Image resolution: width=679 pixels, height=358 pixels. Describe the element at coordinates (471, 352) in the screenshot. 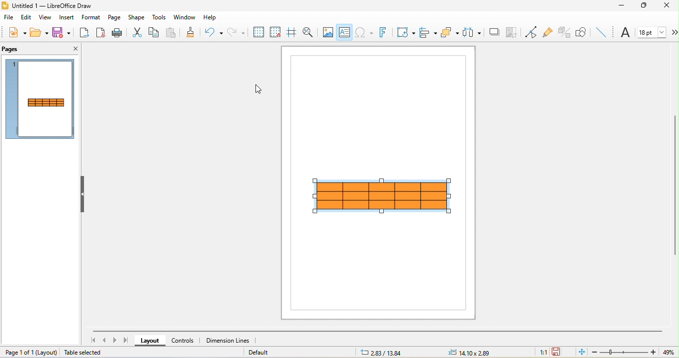

I see `14.10x2.89` at that location.